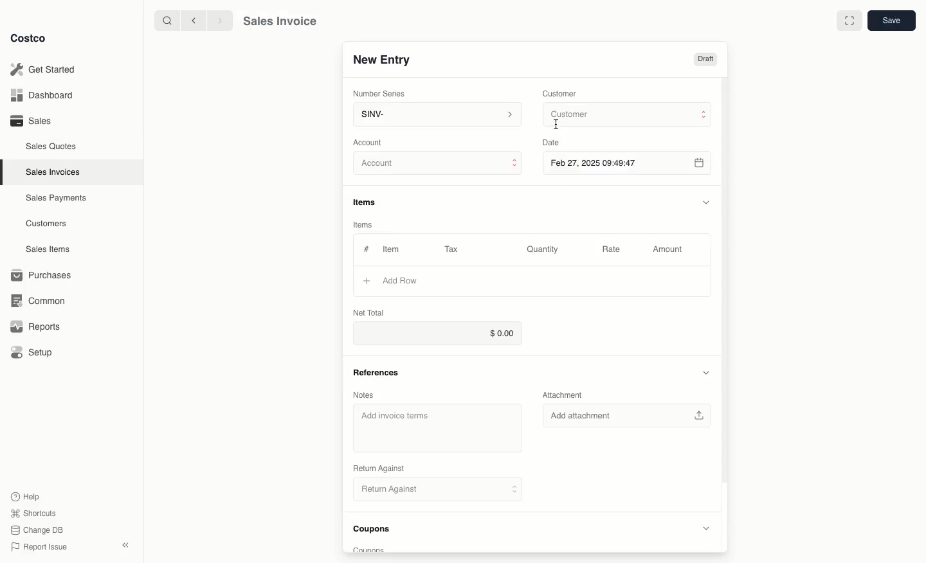 This screenshot has height=563, width=926. Describe the element at coordinates (218, 20) in the screenshot. I see `forward` at that location.